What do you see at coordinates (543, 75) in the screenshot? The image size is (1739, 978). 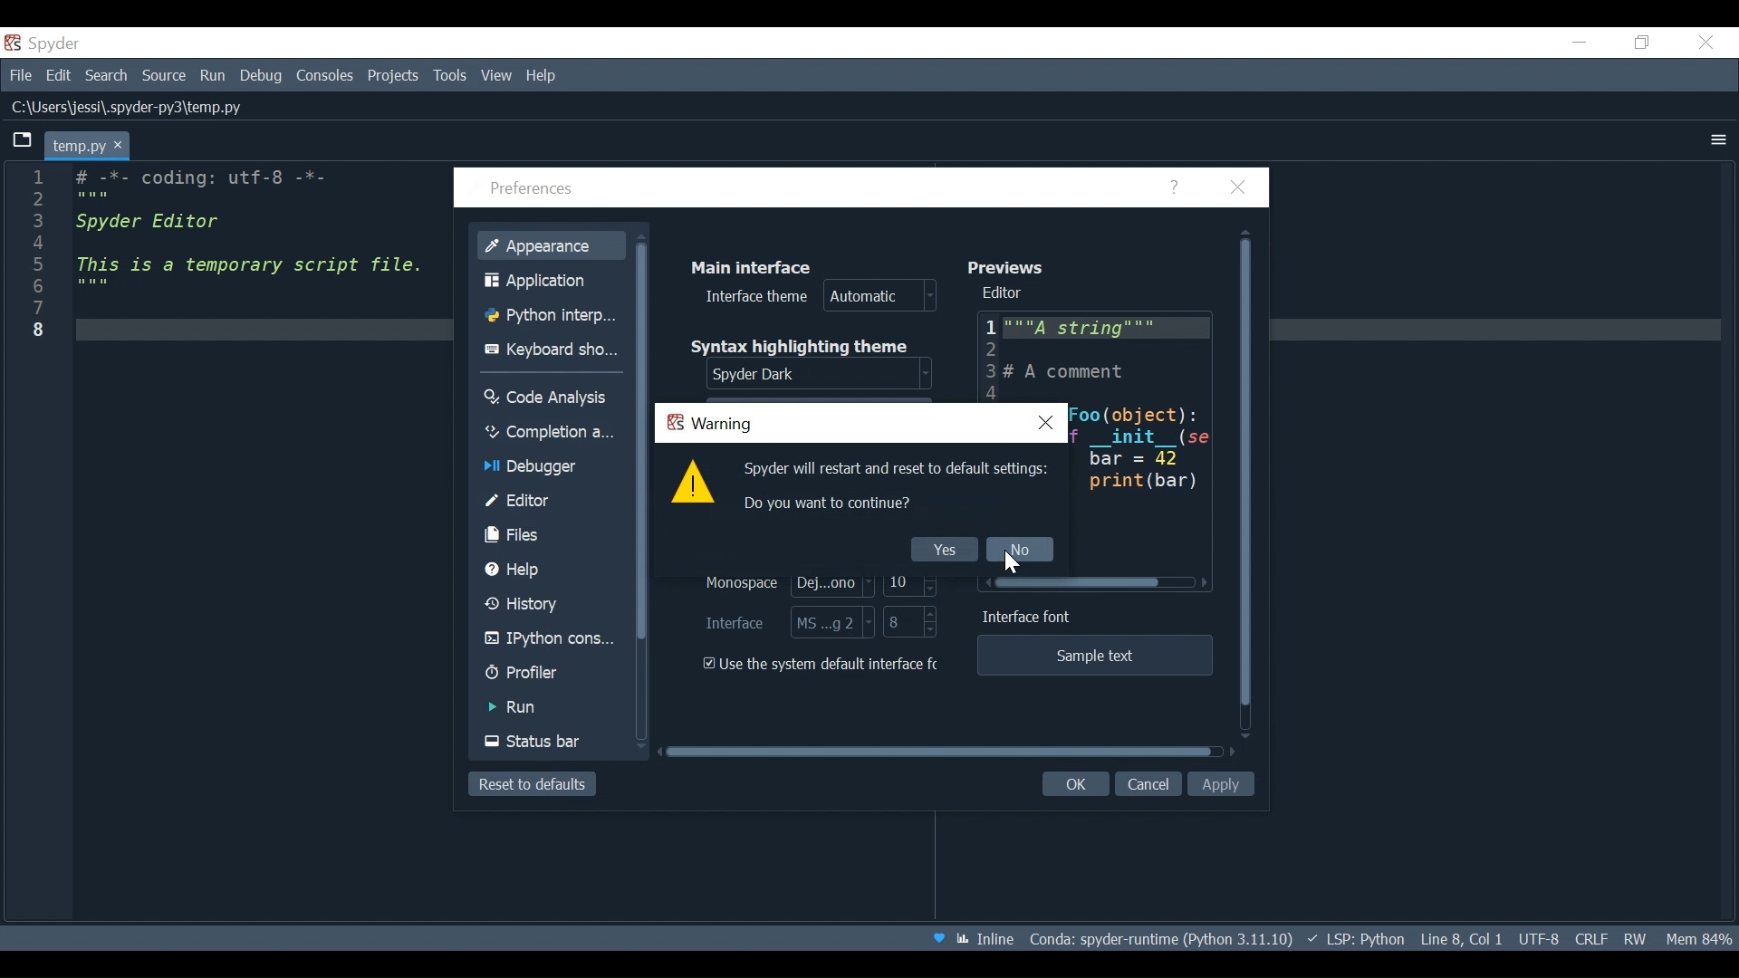 I see `Help` at bounding box center [543, 75].